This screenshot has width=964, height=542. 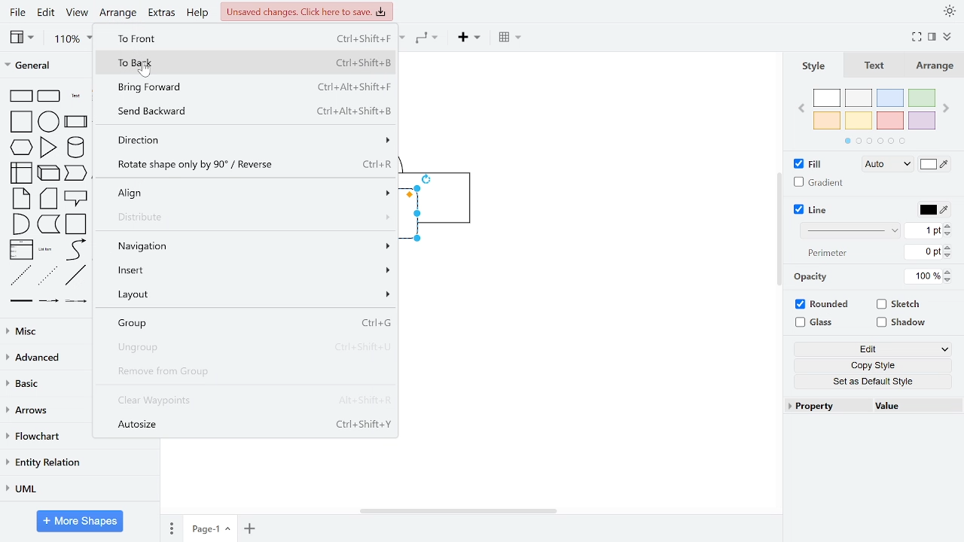 What do you see at coordinates (249, 166) in the screenshot?
I see `rotate shape only by 90 degree` at bounding box center [249, 166].